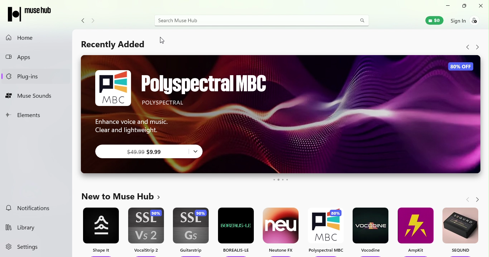 This screenshot has height=257, width=489. Describe the element at coordinates (281, 232) in the screenshot. I see `Neutone FX` at that location.